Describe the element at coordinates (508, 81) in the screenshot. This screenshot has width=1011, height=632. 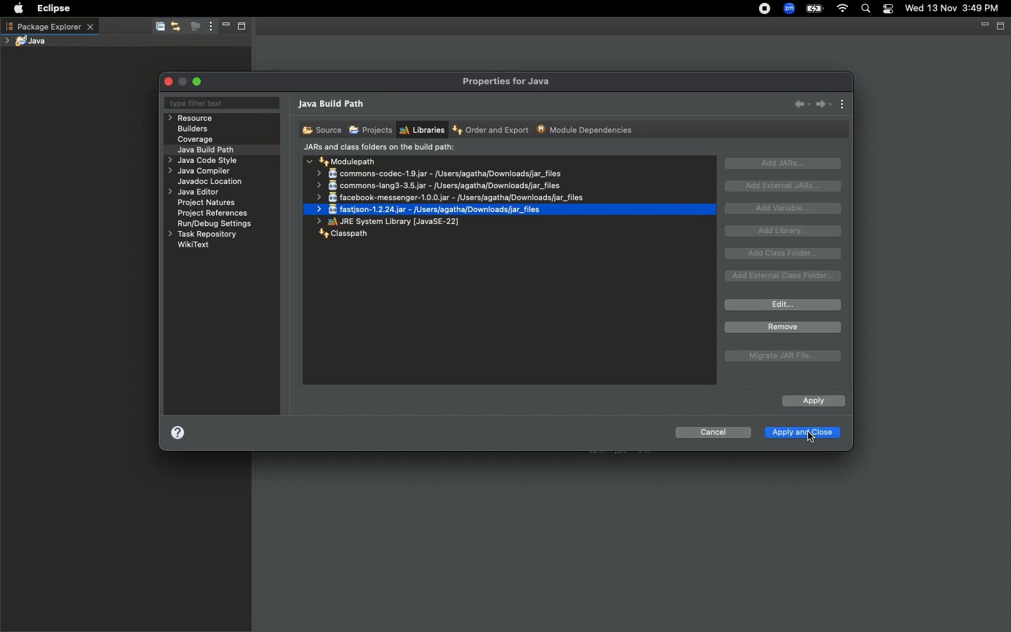
I see `Properties for java` at that location.